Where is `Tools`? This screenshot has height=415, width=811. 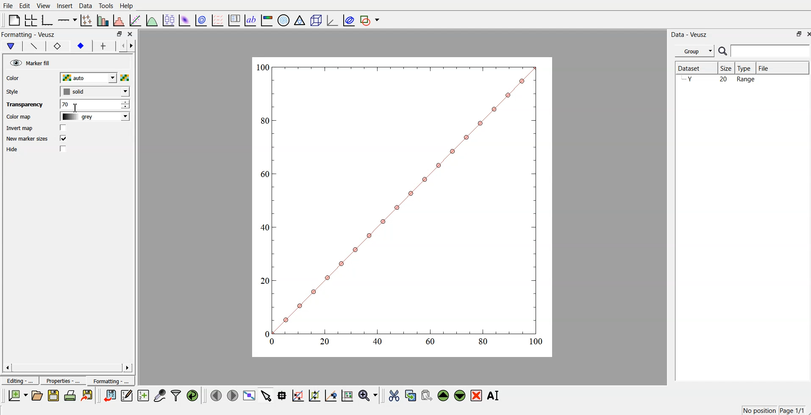 Tools is located at coordinates (106, 6).